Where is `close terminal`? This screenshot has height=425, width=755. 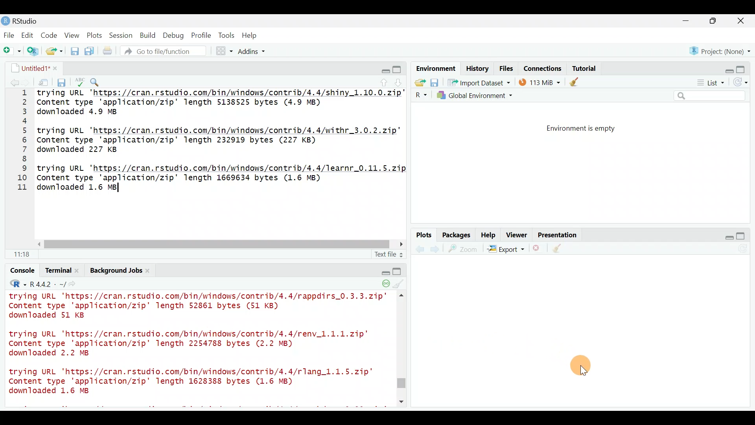
close terminal is located at coordinates (77, 270).